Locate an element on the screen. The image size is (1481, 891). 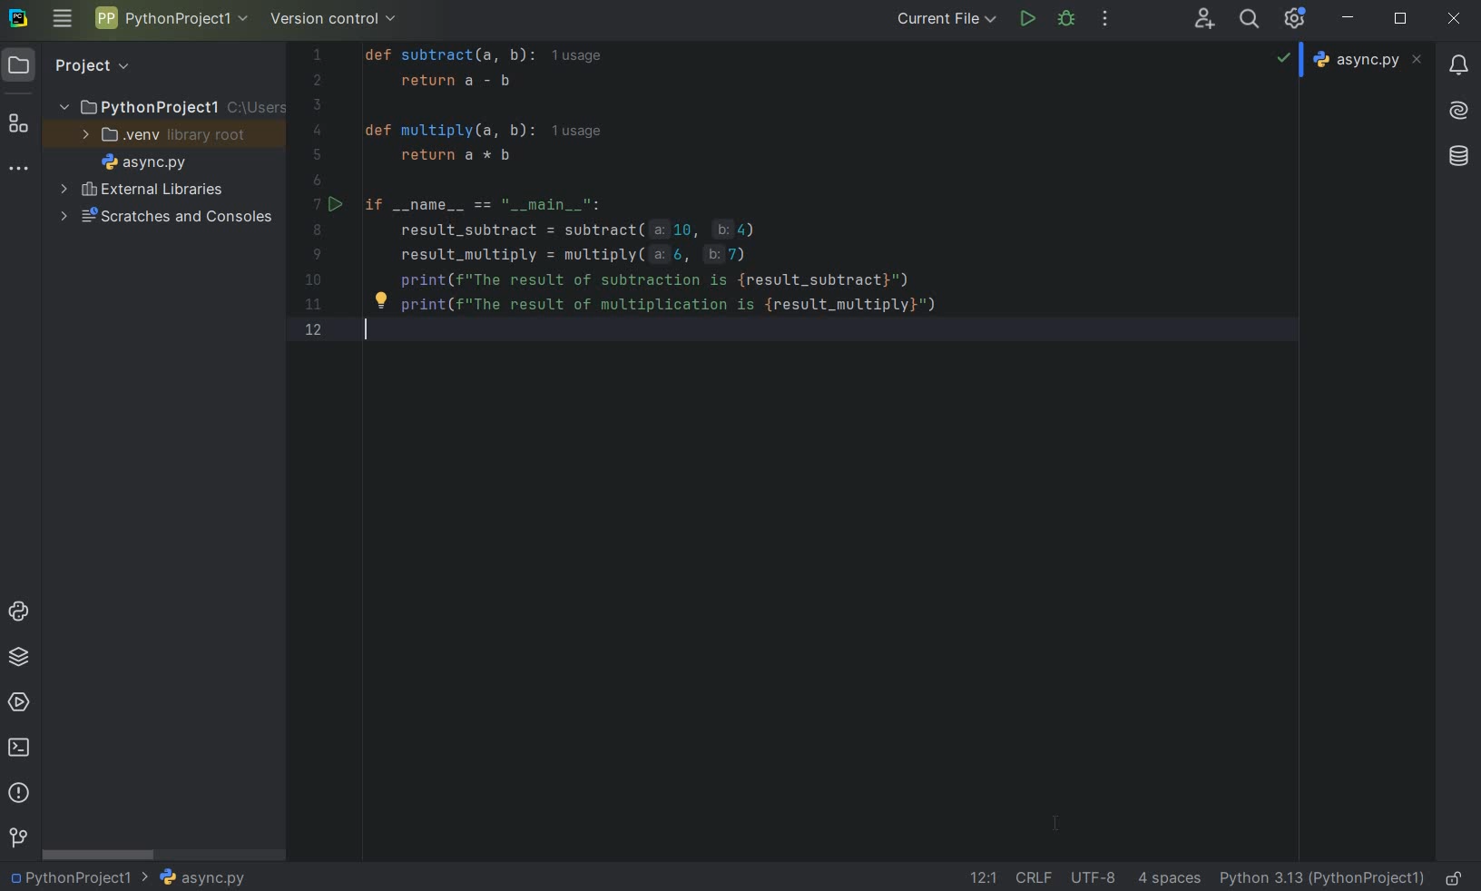
scratches and consoles is located at coordinates (166, 219).